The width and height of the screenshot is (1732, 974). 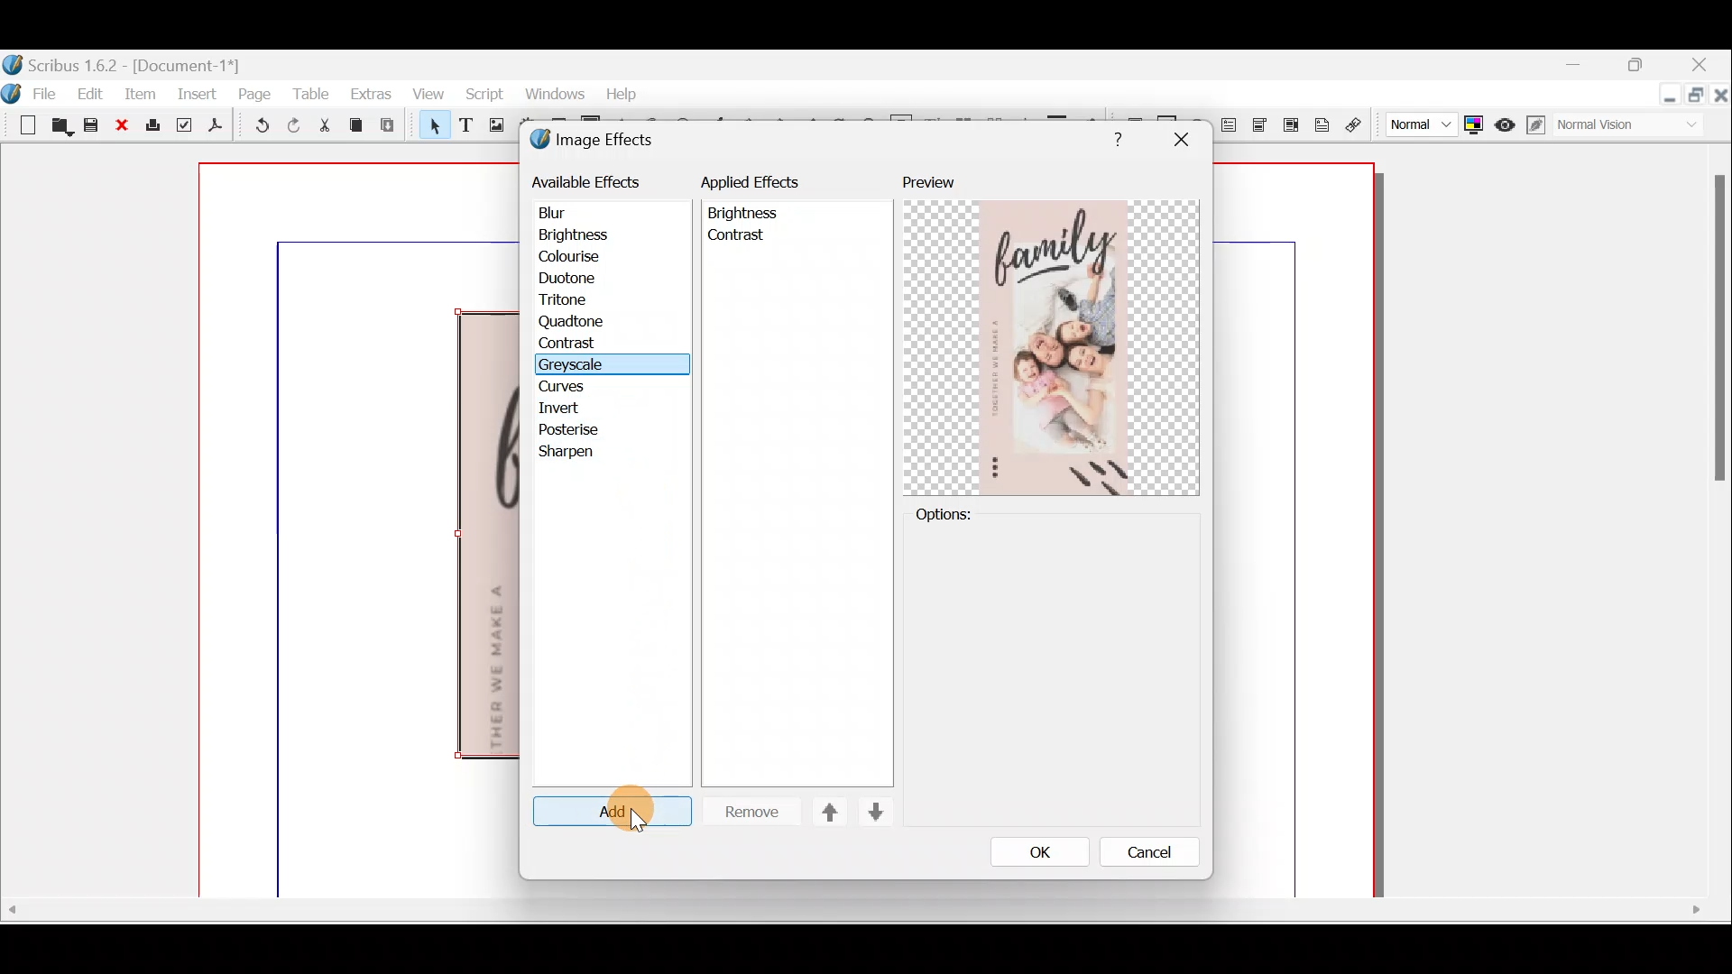 What do you see at coordinates (625, 96) in the screenshot?
I see `help` at bounding box center [625, 96].